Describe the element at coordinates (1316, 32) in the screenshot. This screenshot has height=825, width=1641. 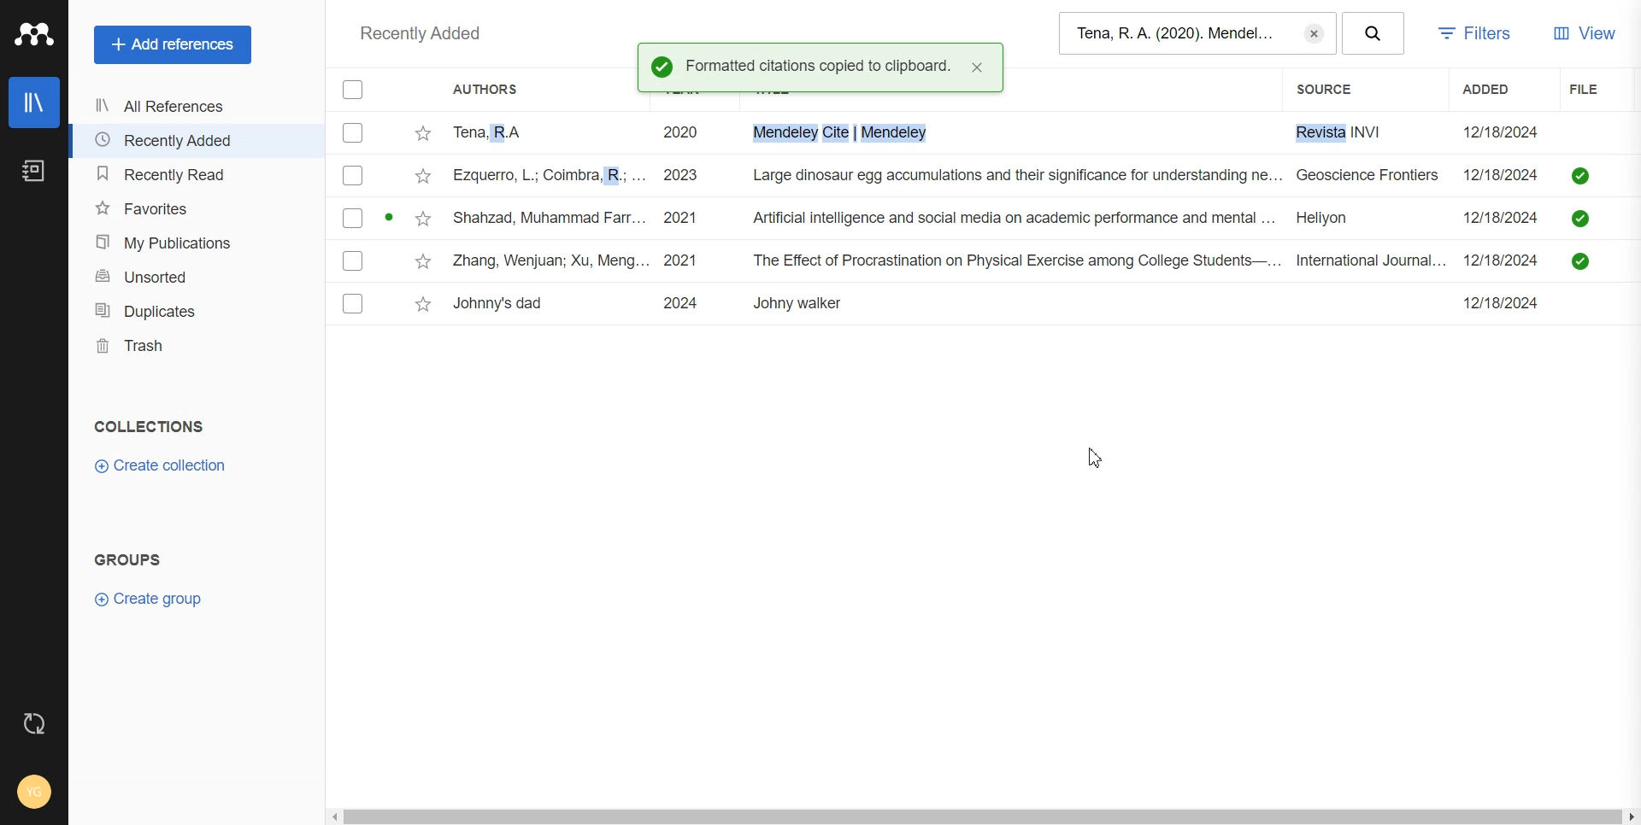
I see `Erase` at that location.